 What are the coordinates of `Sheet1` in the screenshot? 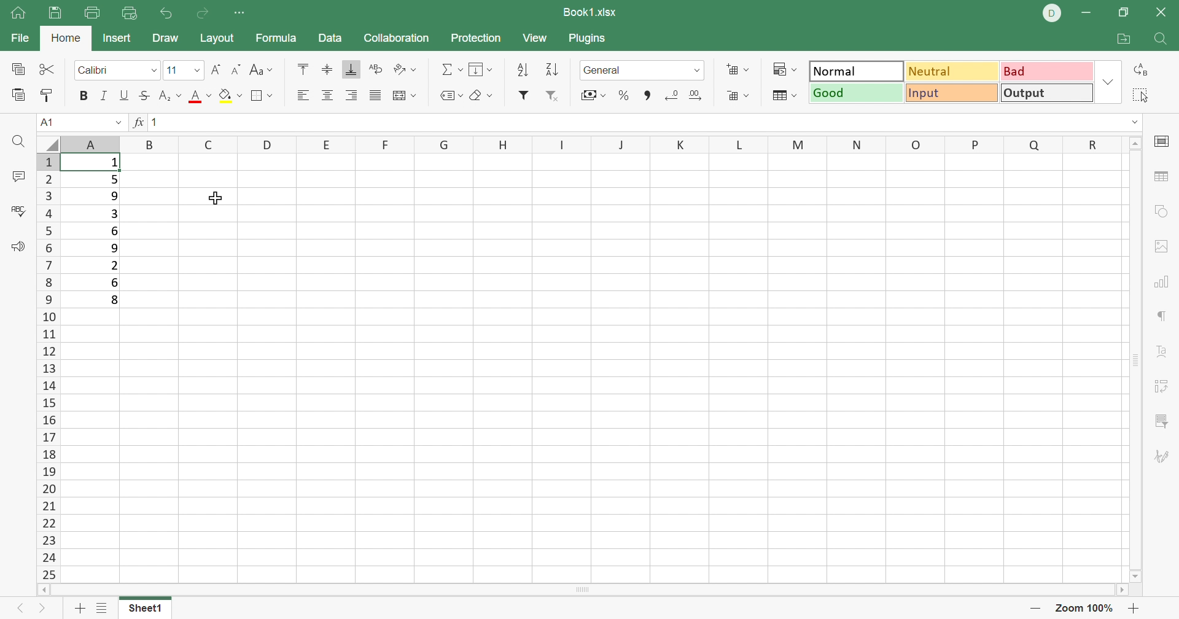 It's located at (148, 610).